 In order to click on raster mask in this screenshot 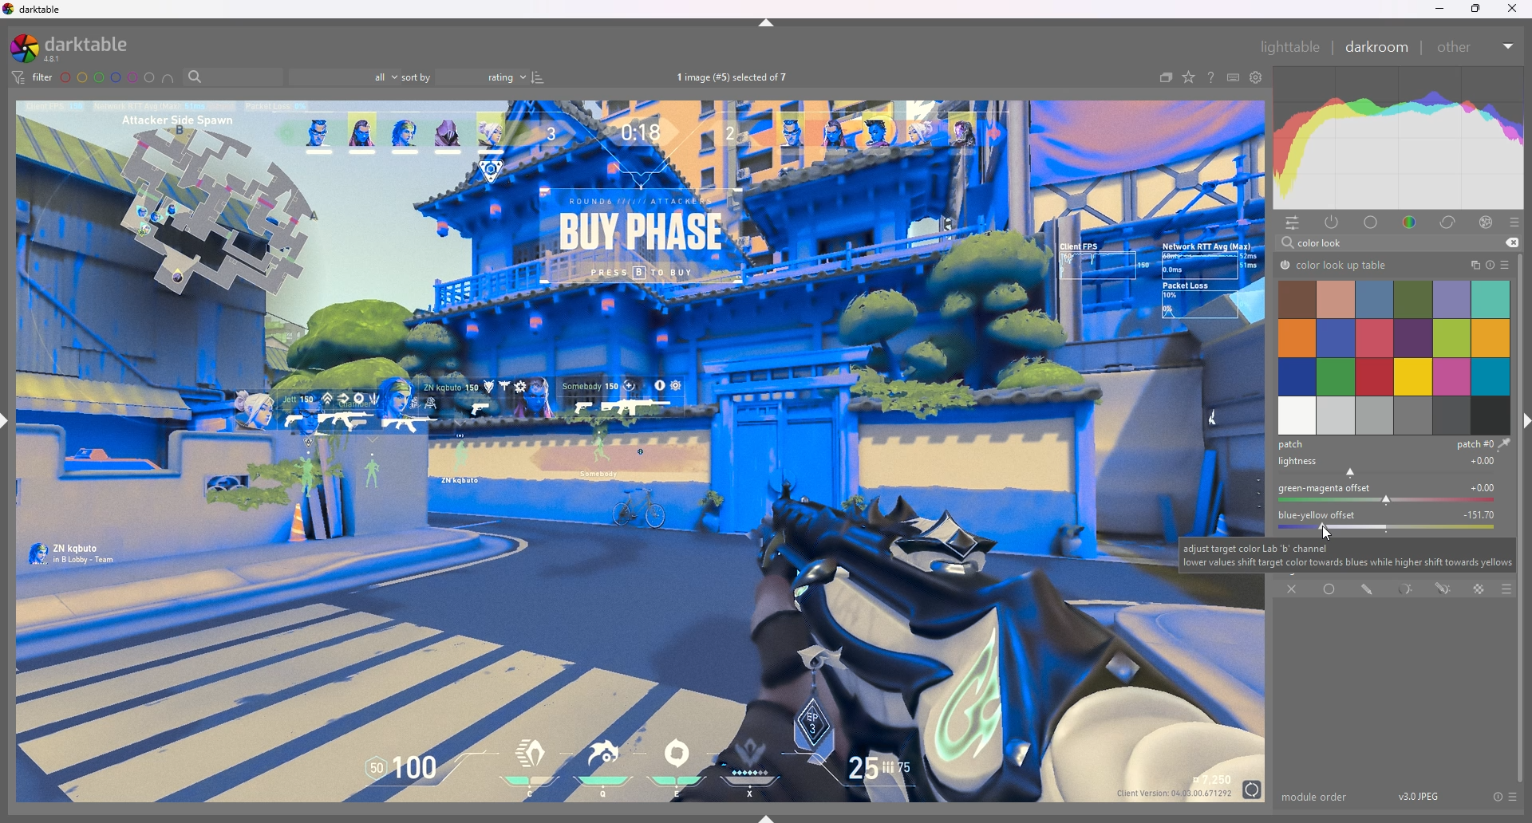, I will do `click(1479, 589)`.